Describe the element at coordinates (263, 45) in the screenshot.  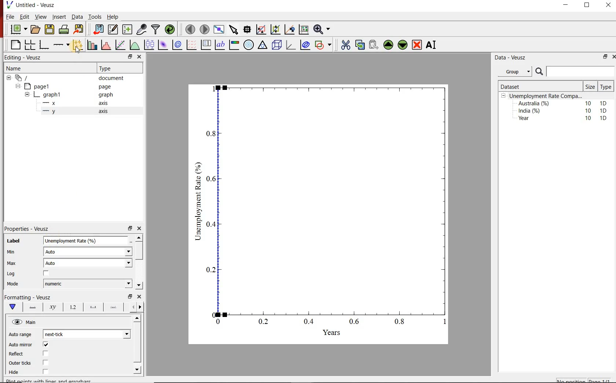
I see `ternary graph` at that location.